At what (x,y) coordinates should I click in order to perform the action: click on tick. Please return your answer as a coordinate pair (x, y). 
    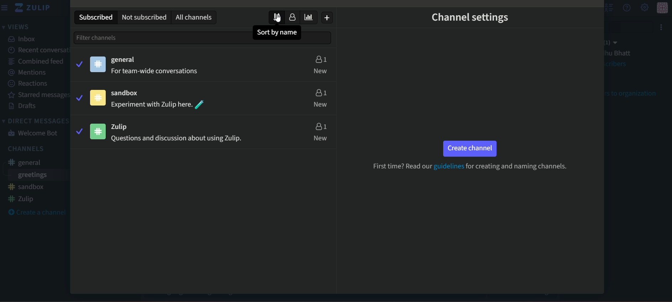
    Looking at the image, I should click on (80, 131).